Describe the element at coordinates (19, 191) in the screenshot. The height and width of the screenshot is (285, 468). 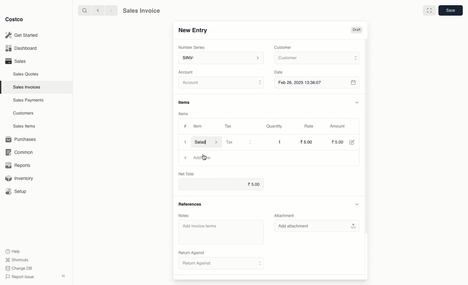
I see `Setup` at that location.